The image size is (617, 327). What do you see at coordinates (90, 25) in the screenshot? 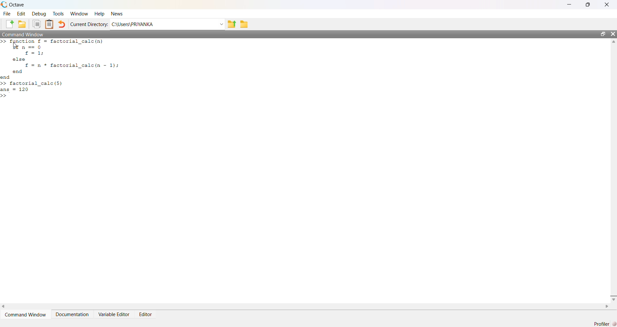
I see `Current Directory:` at bounding box center [90, 25].